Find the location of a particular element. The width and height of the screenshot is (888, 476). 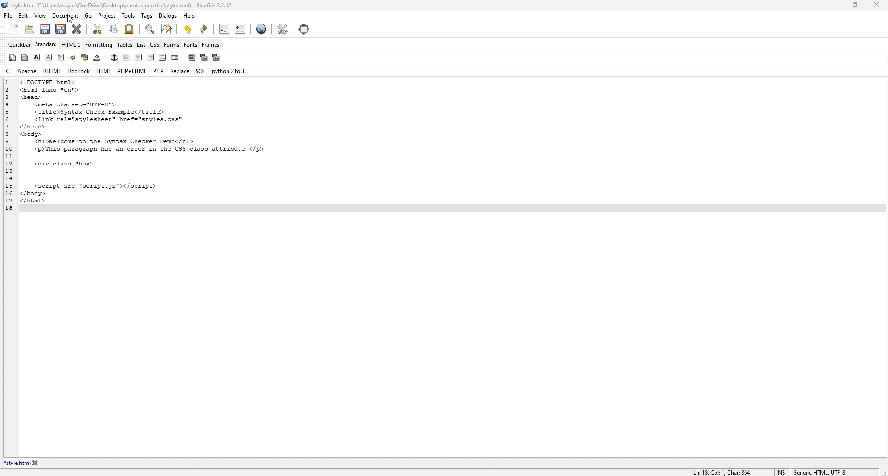

anchor is located at coordinates (114, 57).